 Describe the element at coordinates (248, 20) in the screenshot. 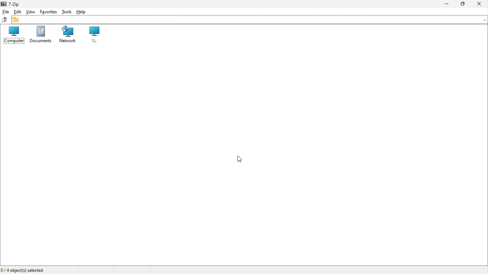

I see `file address bar` at that location.